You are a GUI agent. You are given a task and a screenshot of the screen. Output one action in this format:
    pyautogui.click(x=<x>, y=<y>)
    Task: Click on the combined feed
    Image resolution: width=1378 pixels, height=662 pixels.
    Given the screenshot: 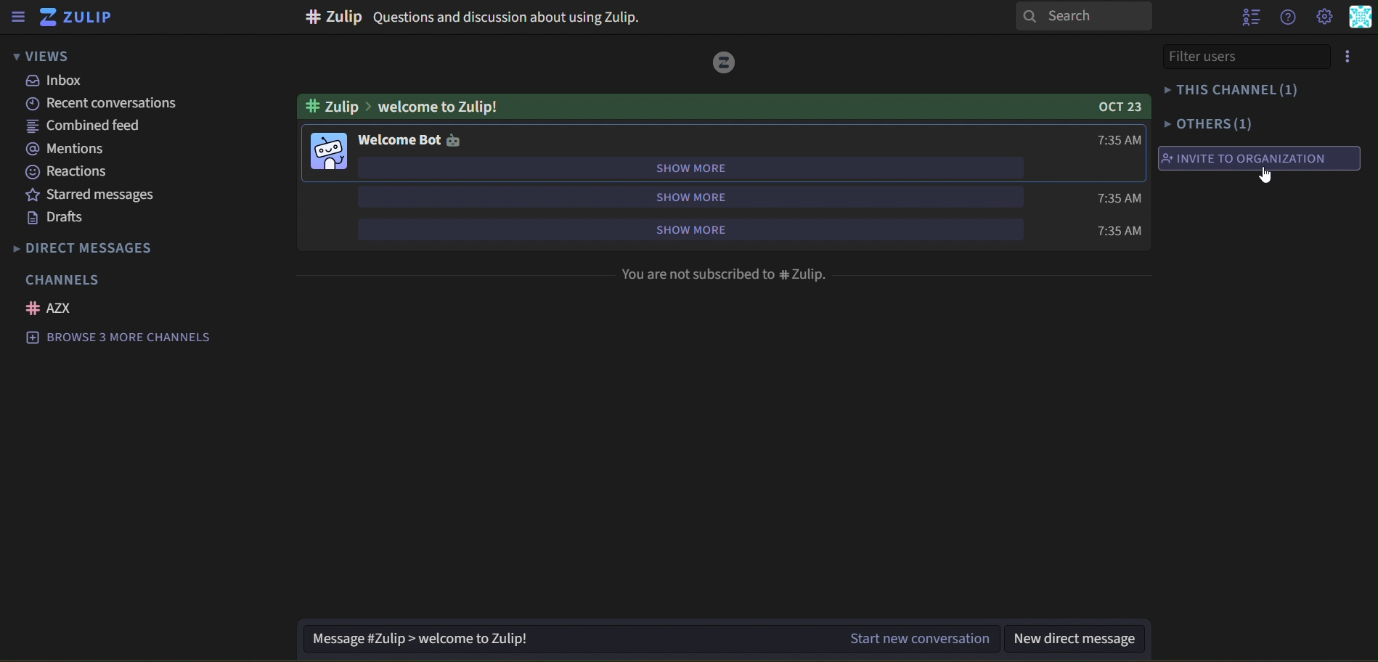 What is the action you would take?
    pyautogui.click(x=86, y=127)
    